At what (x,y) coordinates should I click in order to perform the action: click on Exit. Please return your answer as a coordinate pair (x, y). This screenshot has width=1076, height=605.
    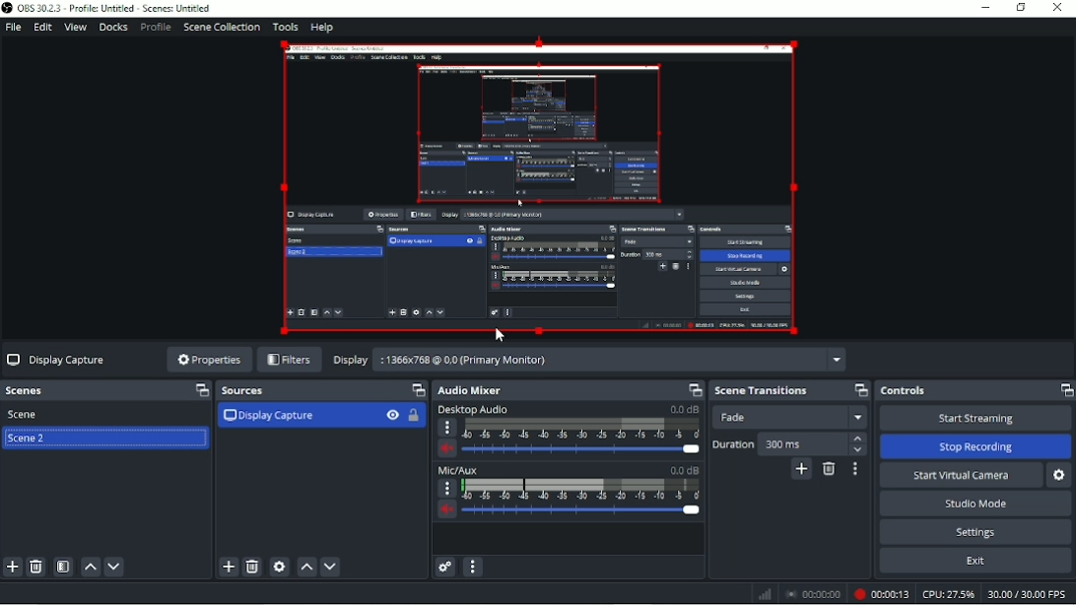
    Looking at the image, I should click on (975, 563).